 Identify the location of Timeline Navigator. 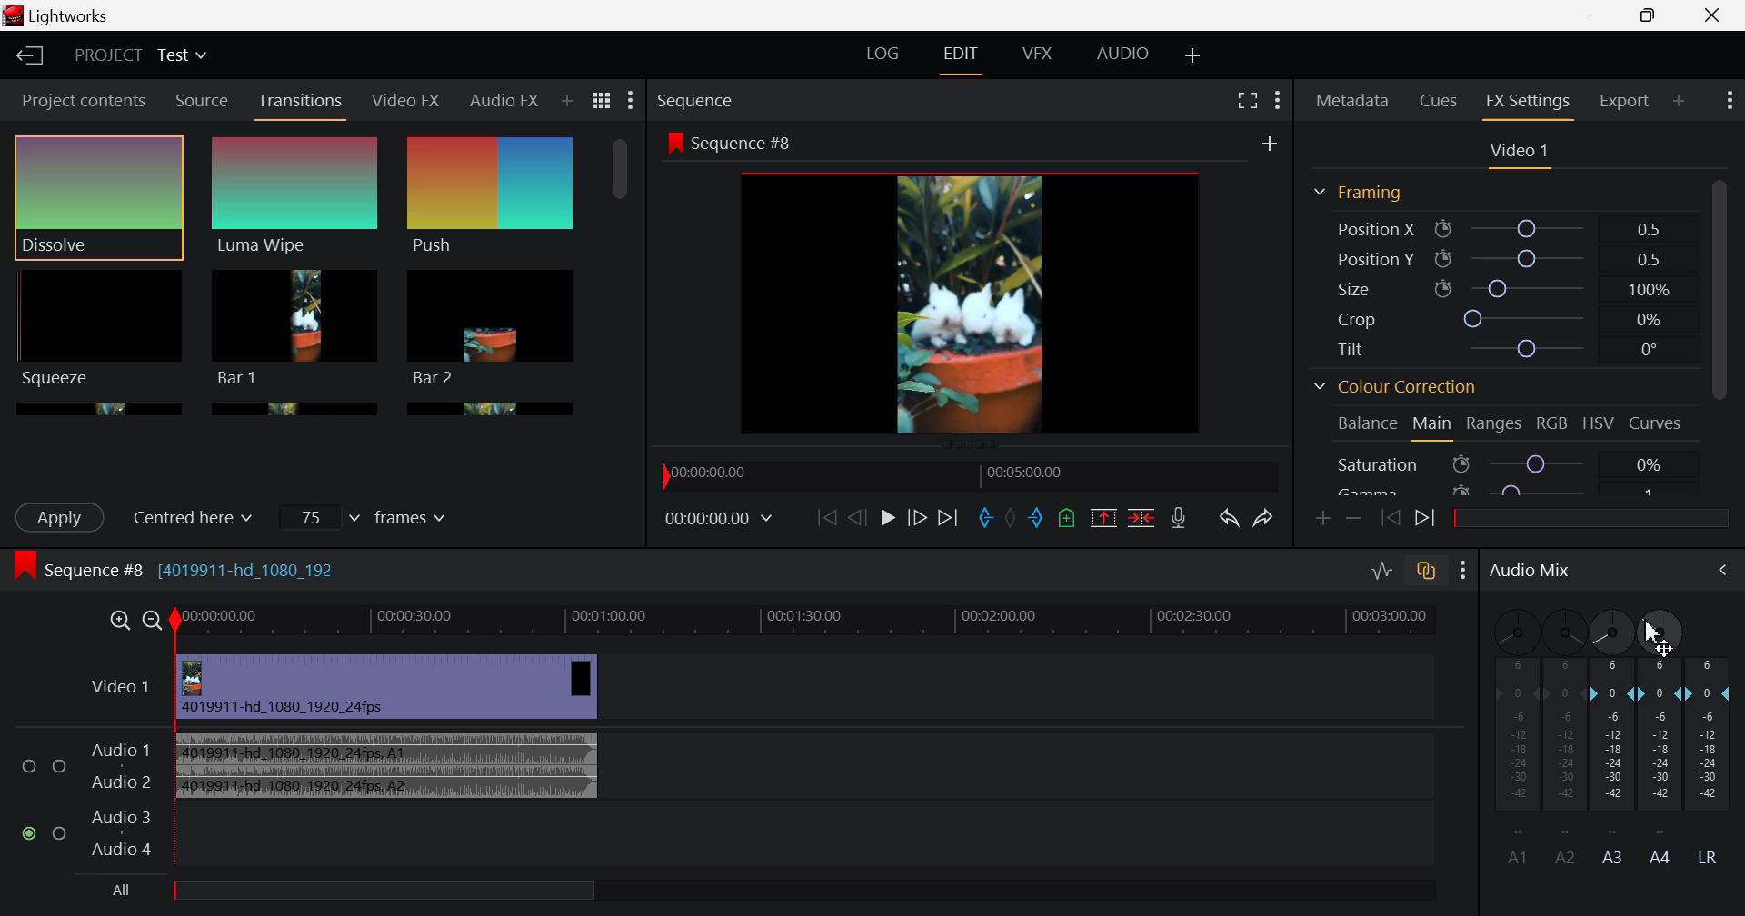
(971, 475).